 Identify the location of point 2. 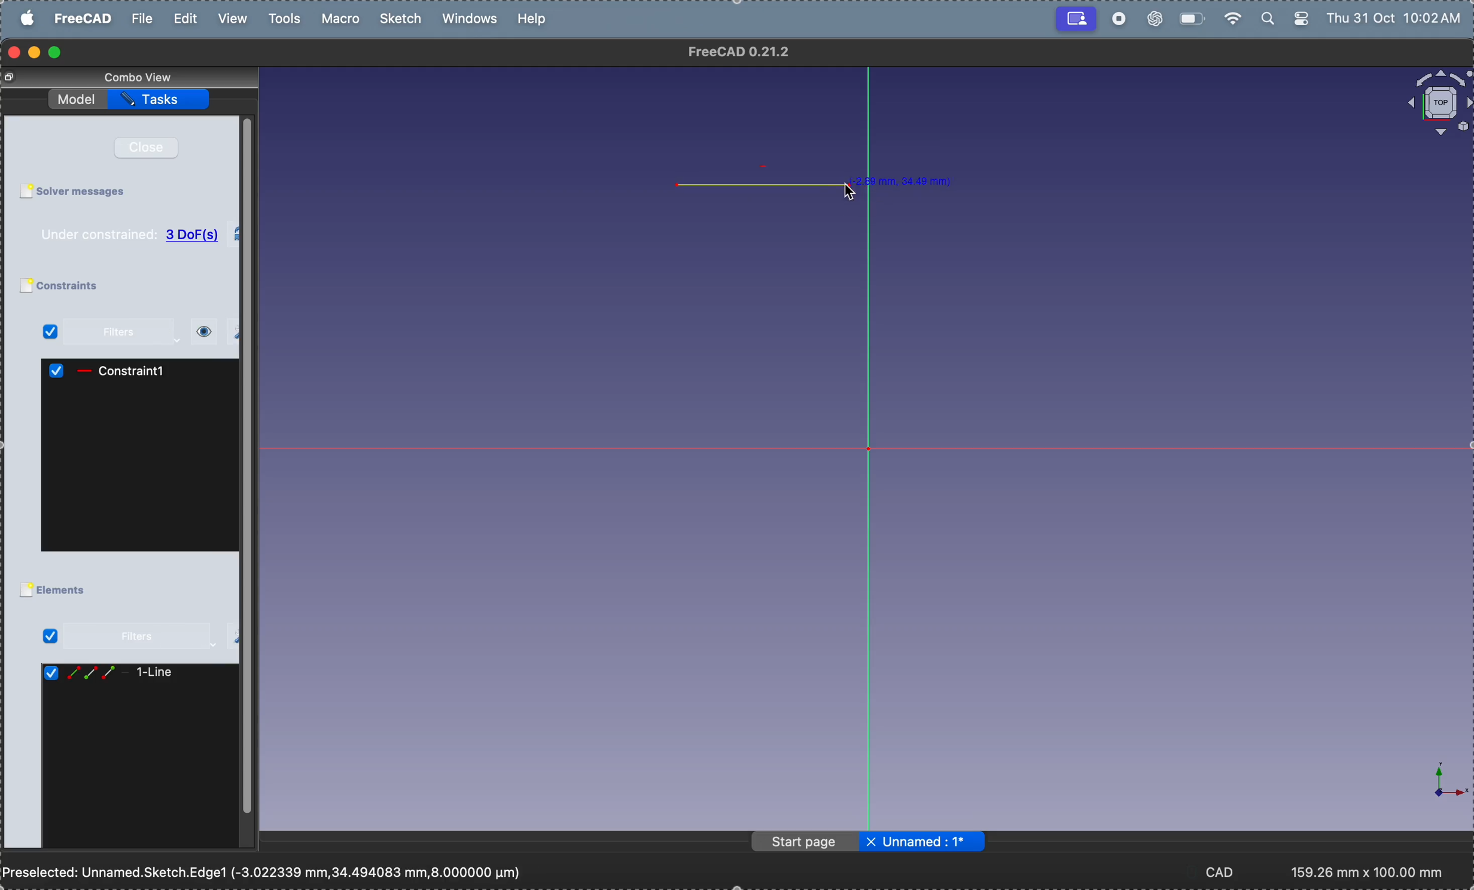
(852, 187).